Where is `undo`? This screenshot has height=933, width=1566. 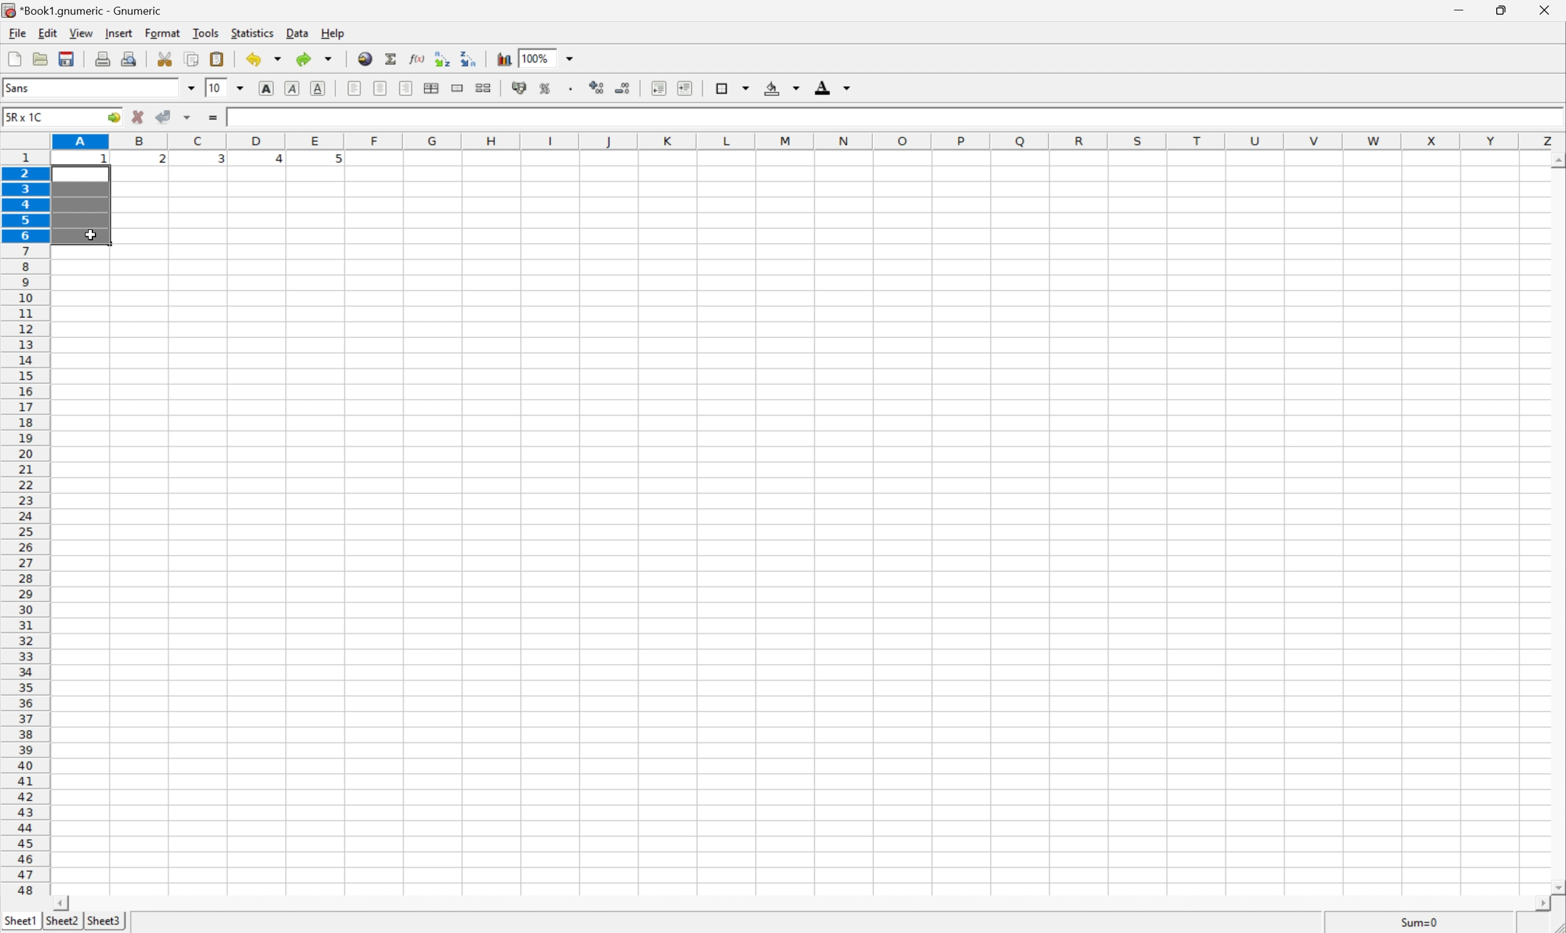 undo is located at coordinates (264, 58).